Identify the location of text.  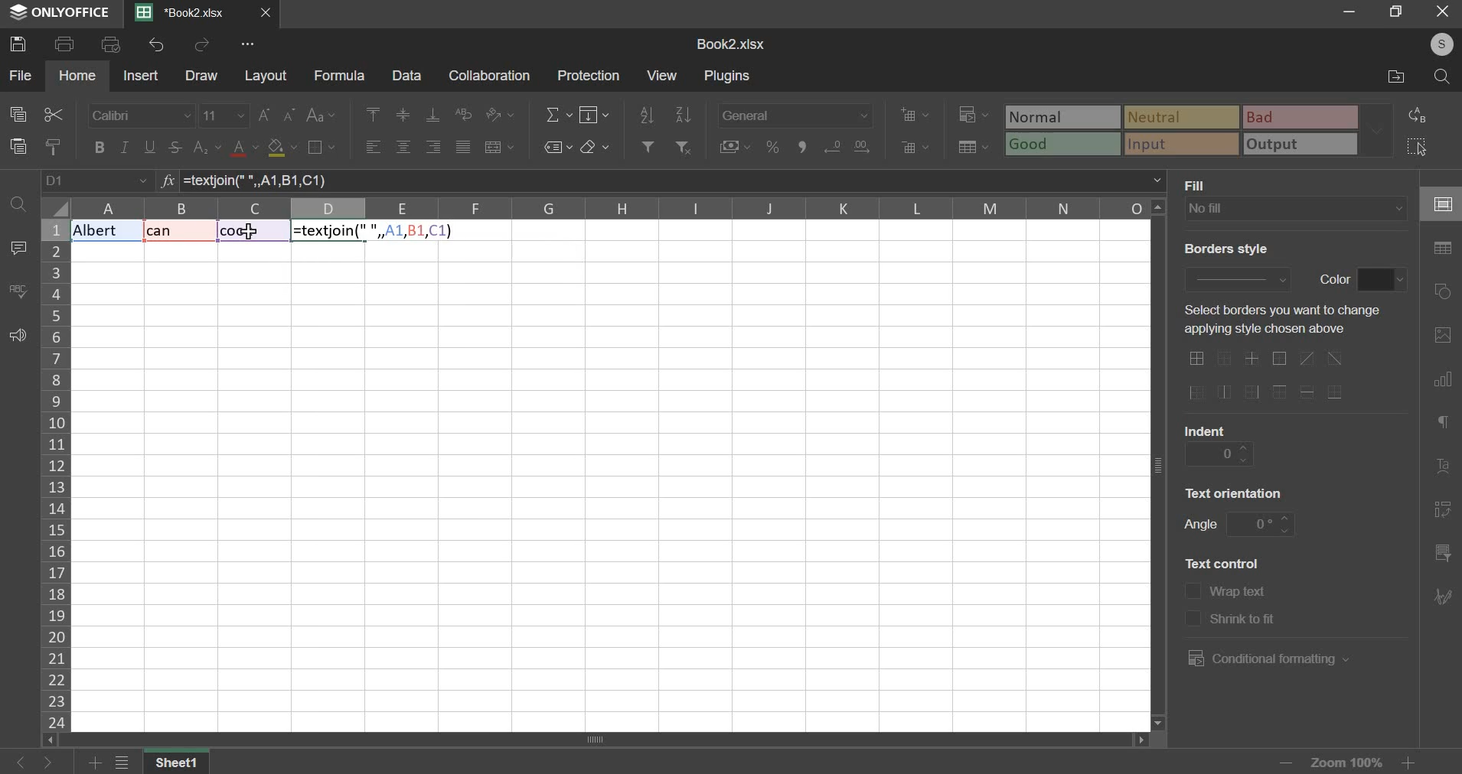
(1200, 184).